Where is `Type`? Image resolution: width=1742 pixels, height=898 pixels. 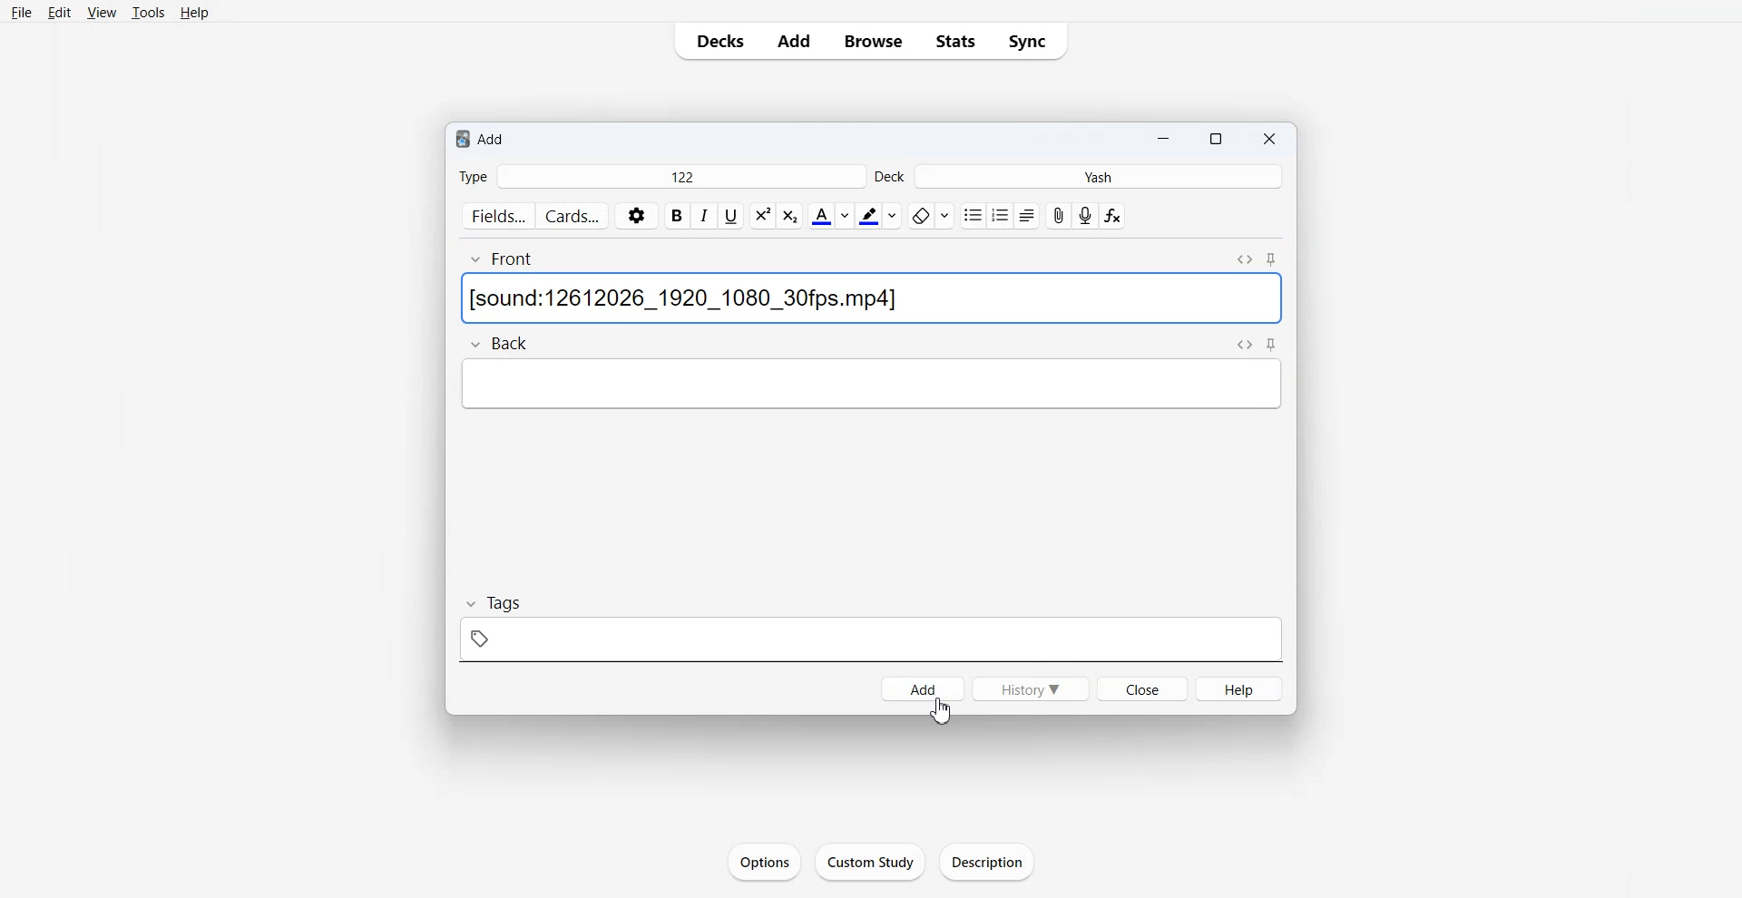 Type is located at coordinates (473, 176).